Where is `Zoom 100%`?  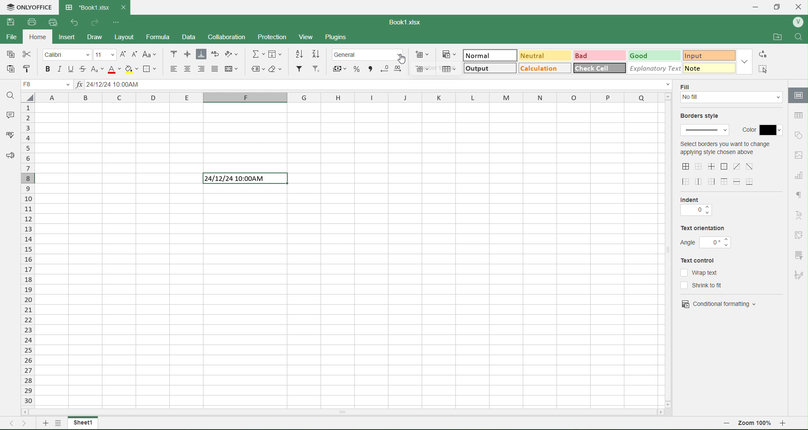 Zoom 100% is located at coordinates (756, 424).